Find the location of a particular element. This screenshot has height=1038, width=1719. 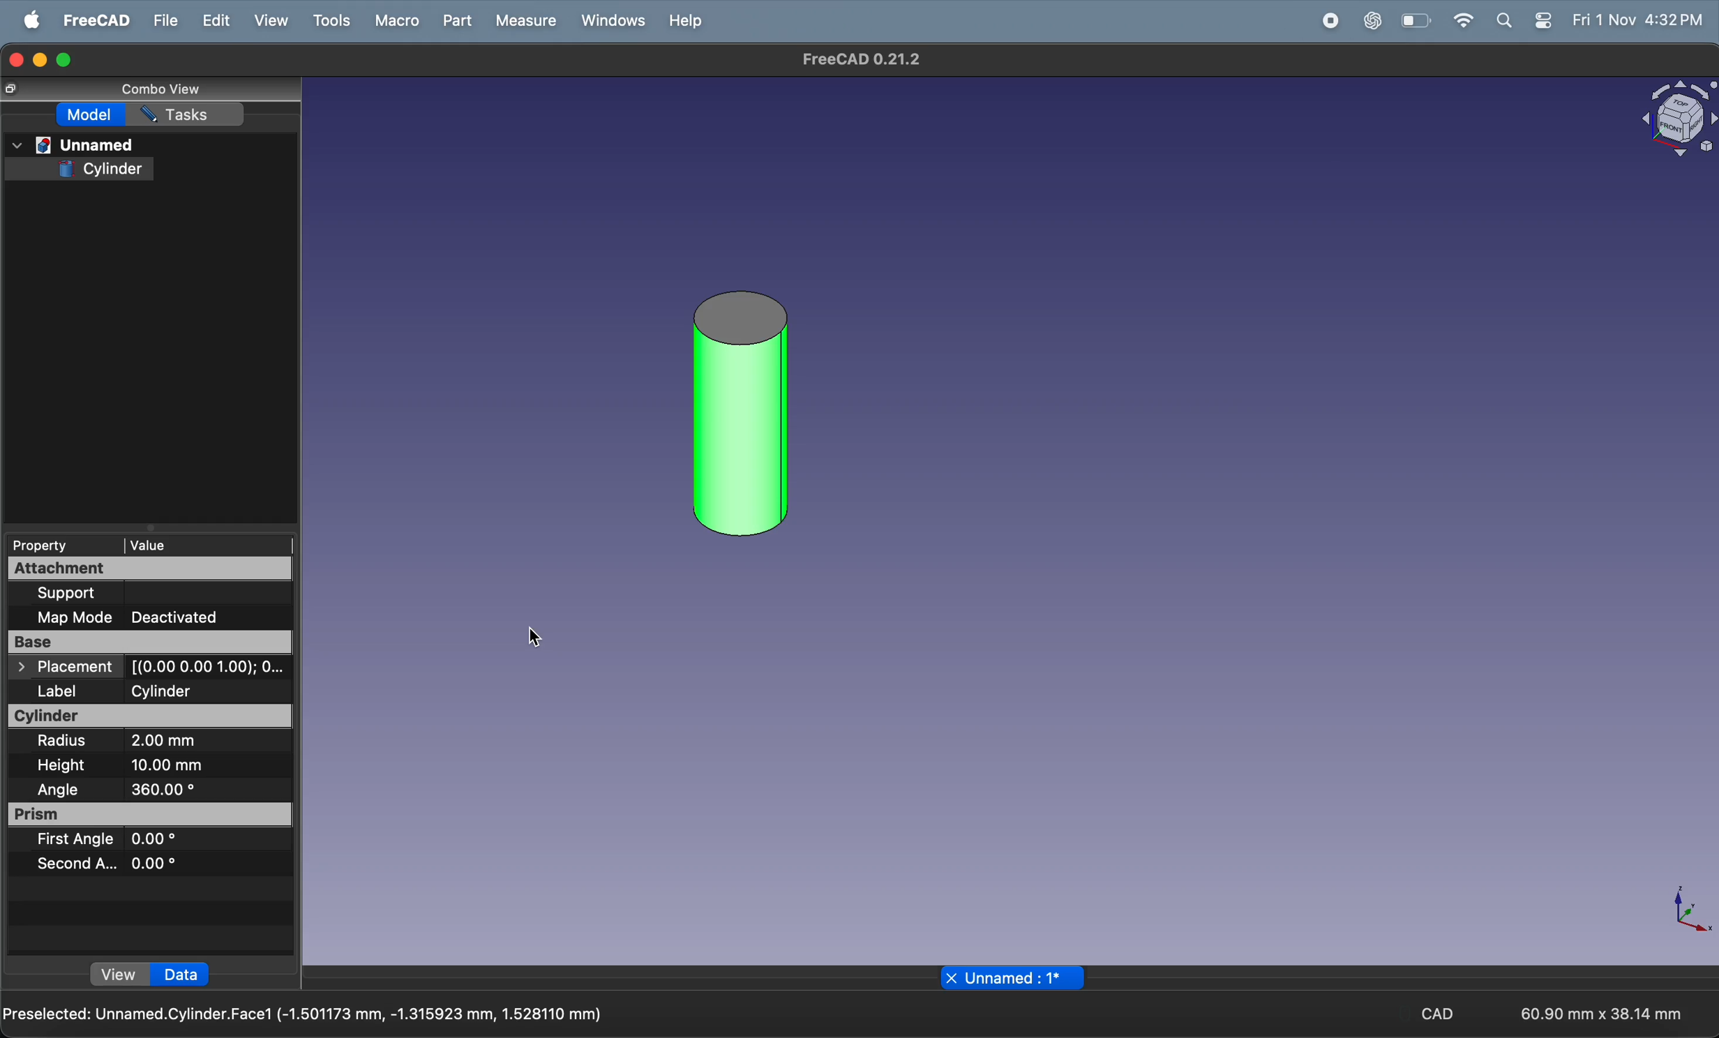

support is located at coordinates (125, 592).